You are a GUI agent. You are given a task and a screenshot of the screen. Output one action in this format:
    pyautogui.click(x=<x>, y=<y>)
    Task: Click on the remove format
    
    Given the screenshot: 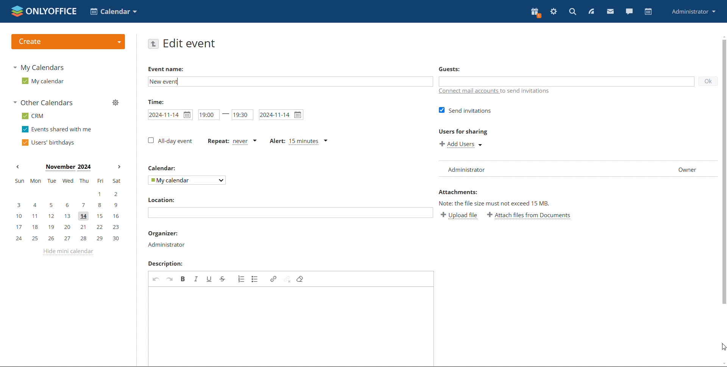 What is the action you would take?
    pyautogui.click(x=301, y=279)
    